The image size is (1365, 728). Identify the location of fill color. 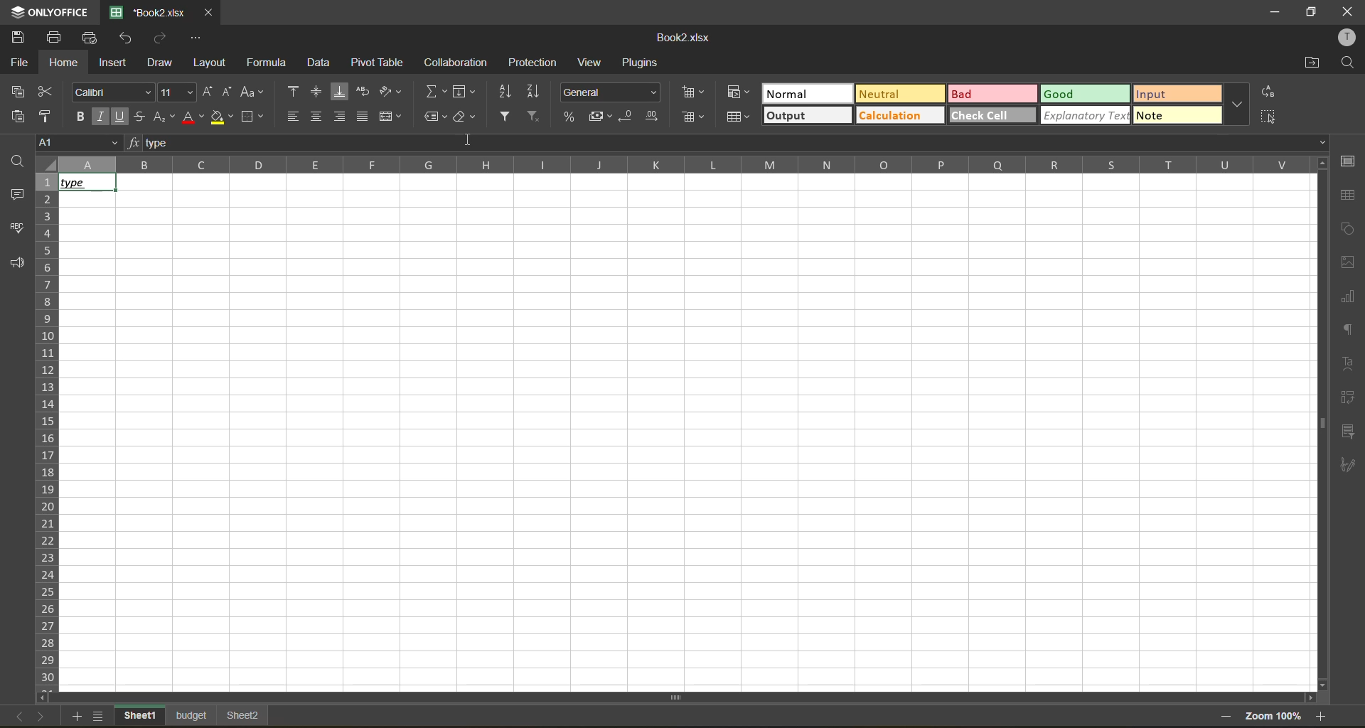
(221, 119).